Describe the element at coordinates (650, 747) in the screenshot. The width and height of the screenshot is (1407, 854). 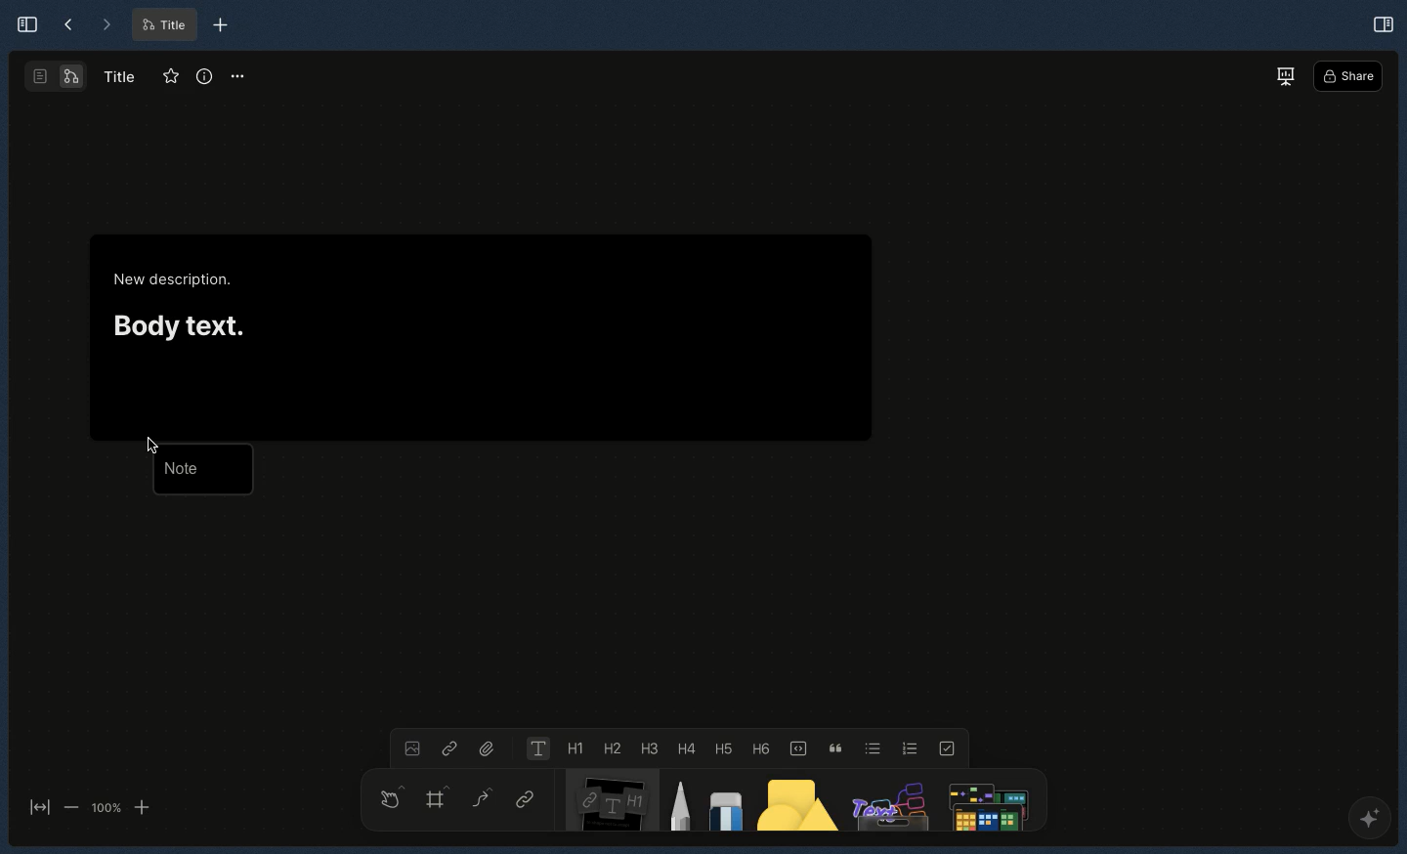
I see `Heading 3` at that location.